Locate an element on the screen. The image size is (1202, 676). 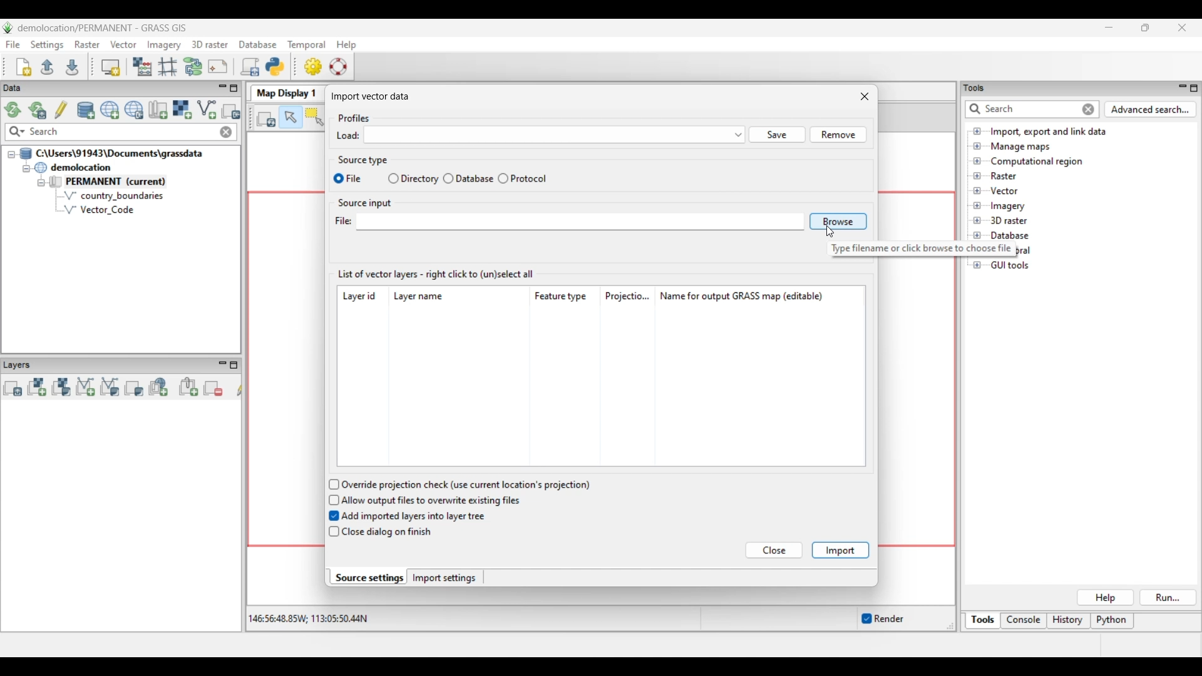
Pointer, current highlighted selection is located at coordinates (289, 118).